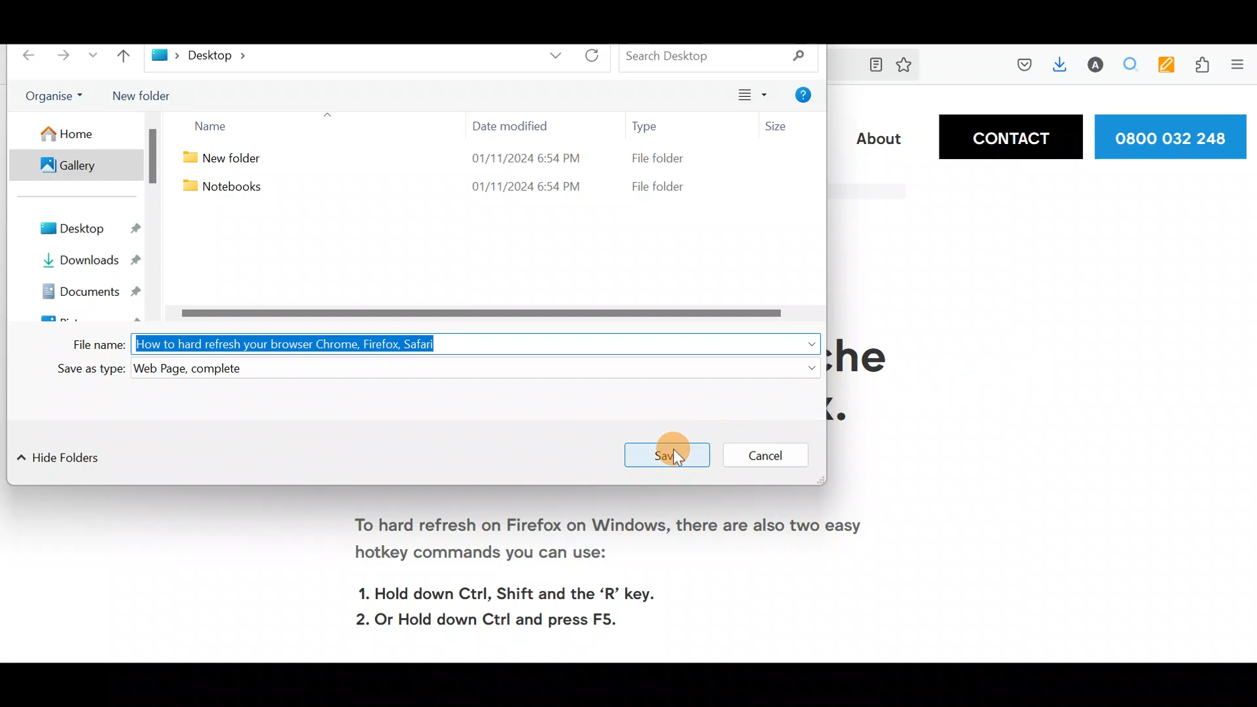  What do you see at coordinates (657, 162) in the screenshot?
I see `File folder` at bounding box center [657, 162].